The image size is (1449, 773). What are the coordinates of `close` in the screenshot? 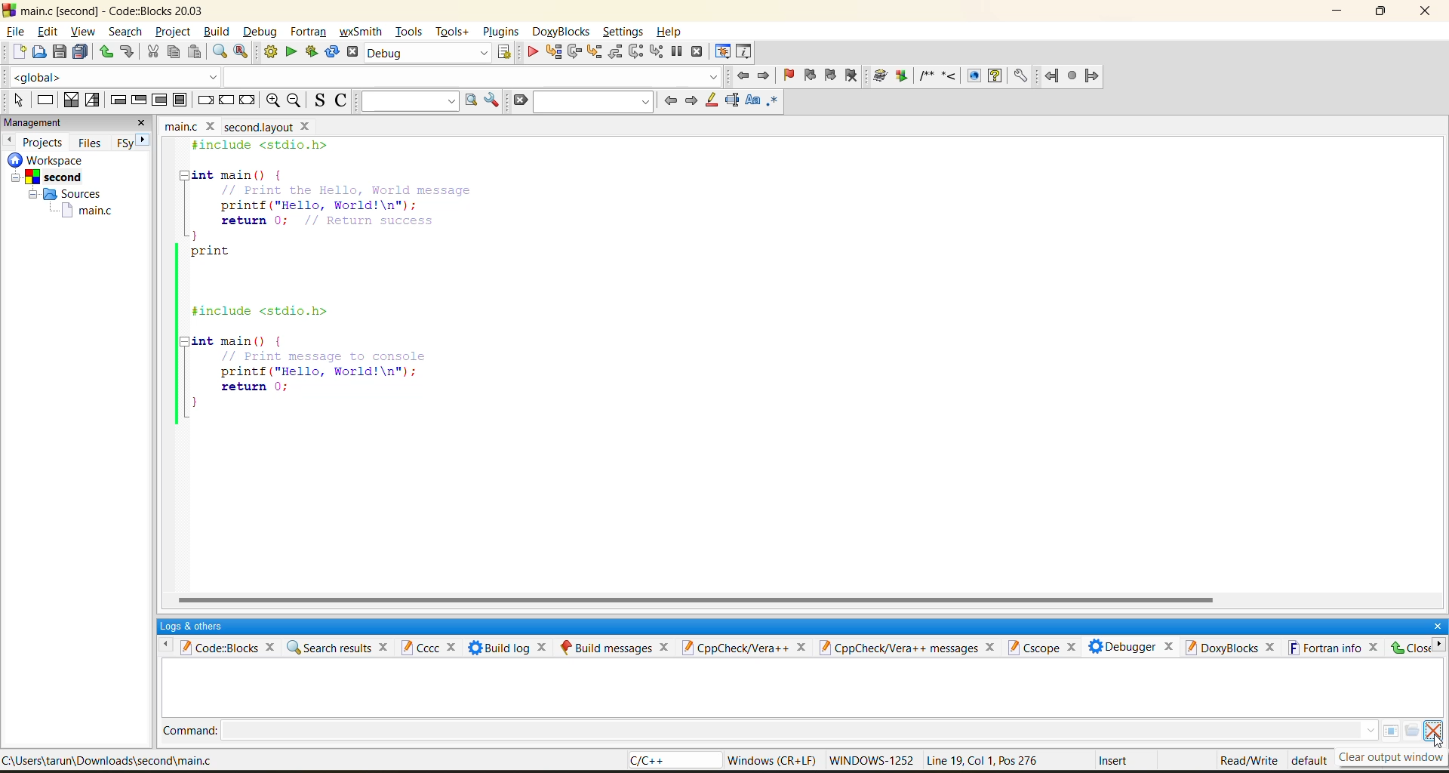 It's located at (1429, 13).